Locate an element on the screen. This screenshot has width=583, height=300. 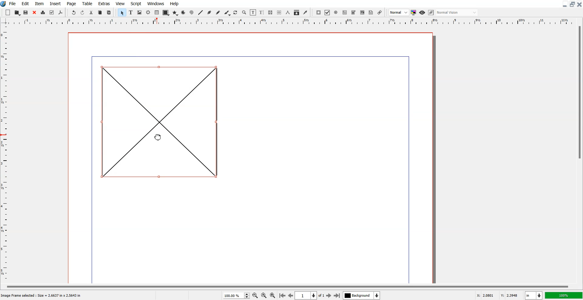
Select Item is located at coordinates (122, 13).